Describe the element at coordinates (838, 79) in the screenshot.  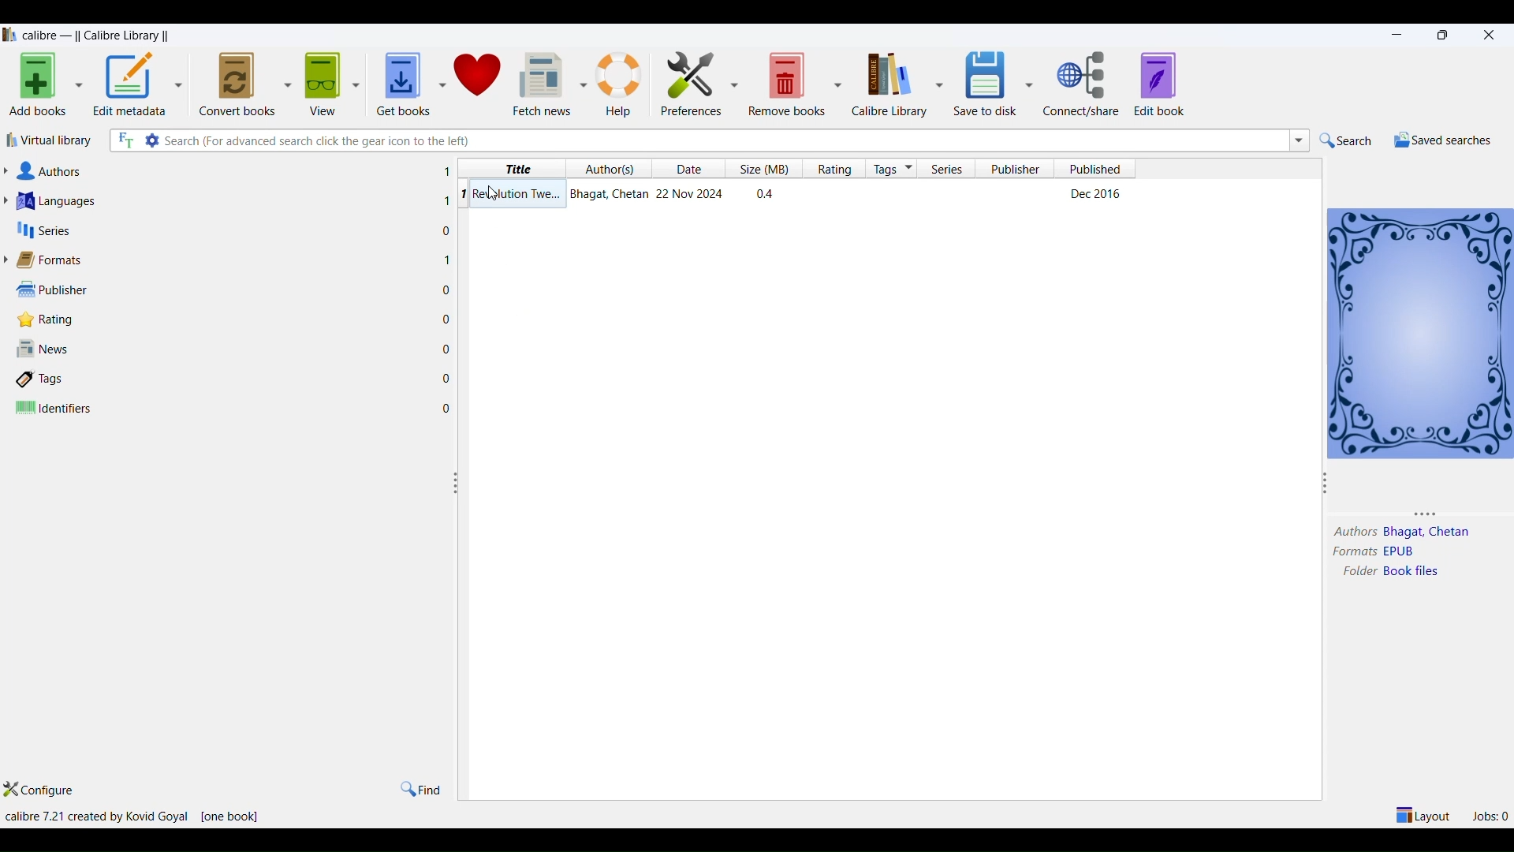
I see `remove books options dropdown button` at that location.